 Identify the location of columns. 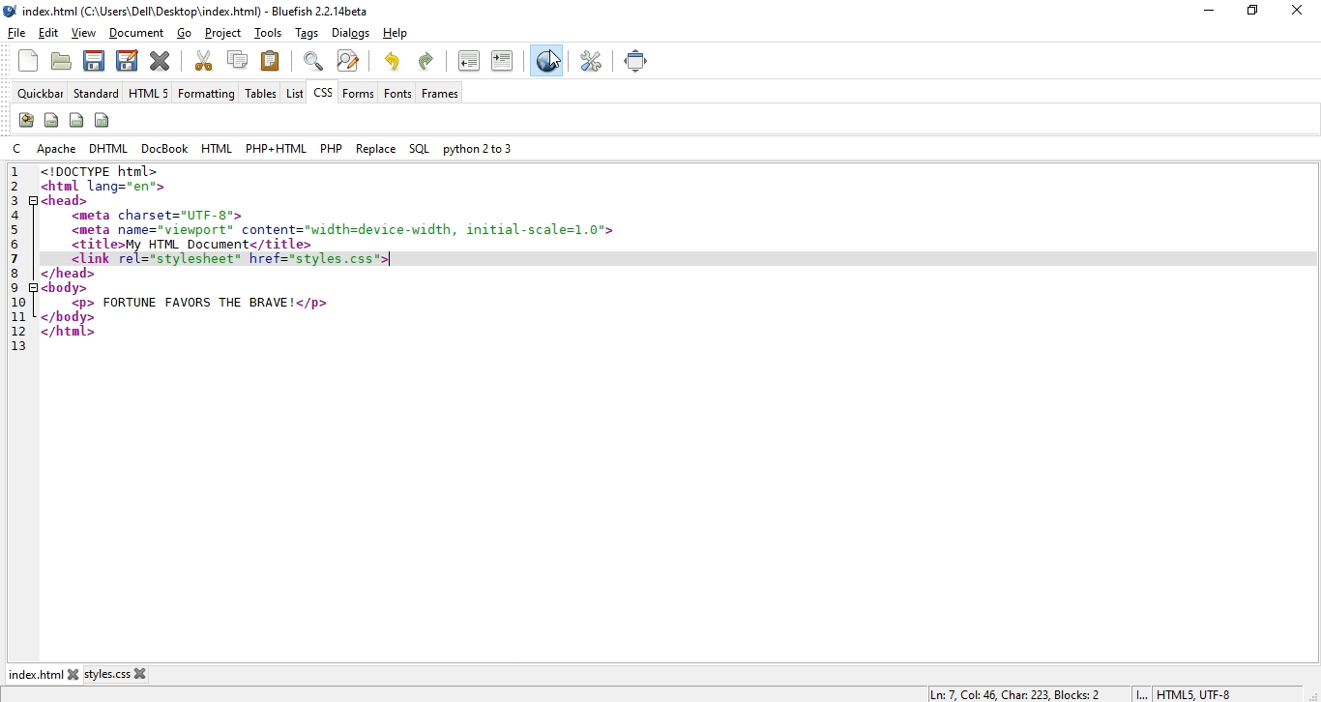
(103, 120).